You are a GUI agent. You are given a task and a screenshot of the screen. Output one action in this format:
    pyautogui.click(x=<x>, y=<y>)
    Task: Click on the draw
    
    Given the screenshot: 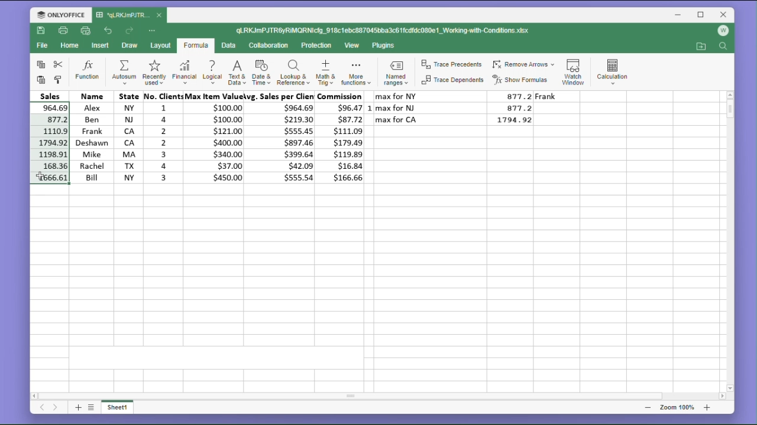 What is the action you would take?
    pyautogui.click(x=130, y=46)
    